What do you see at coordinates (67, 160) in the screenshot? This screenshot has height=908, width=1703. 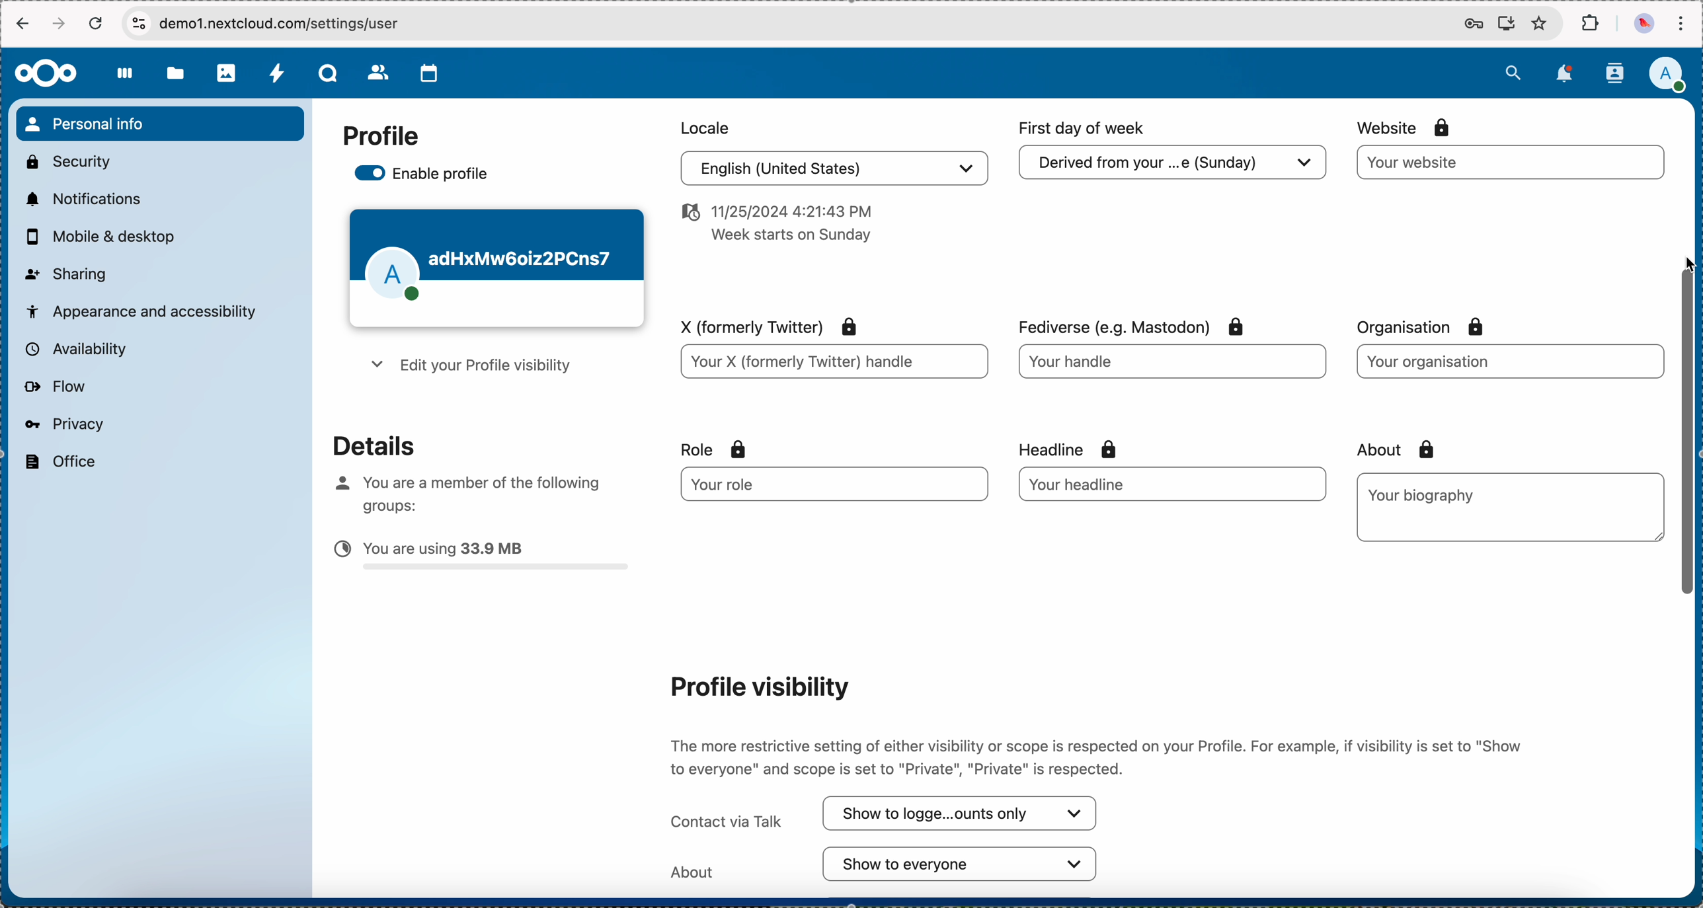 I see `security` at bounding box center [67, 160].